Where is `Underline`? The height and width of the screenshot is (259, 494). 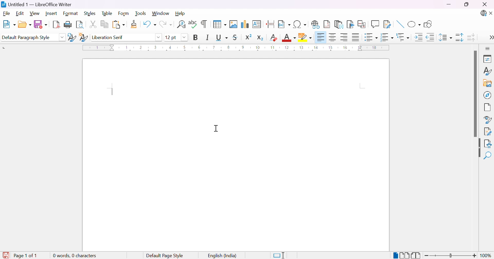
Underline is located at coordinates (222, 37).